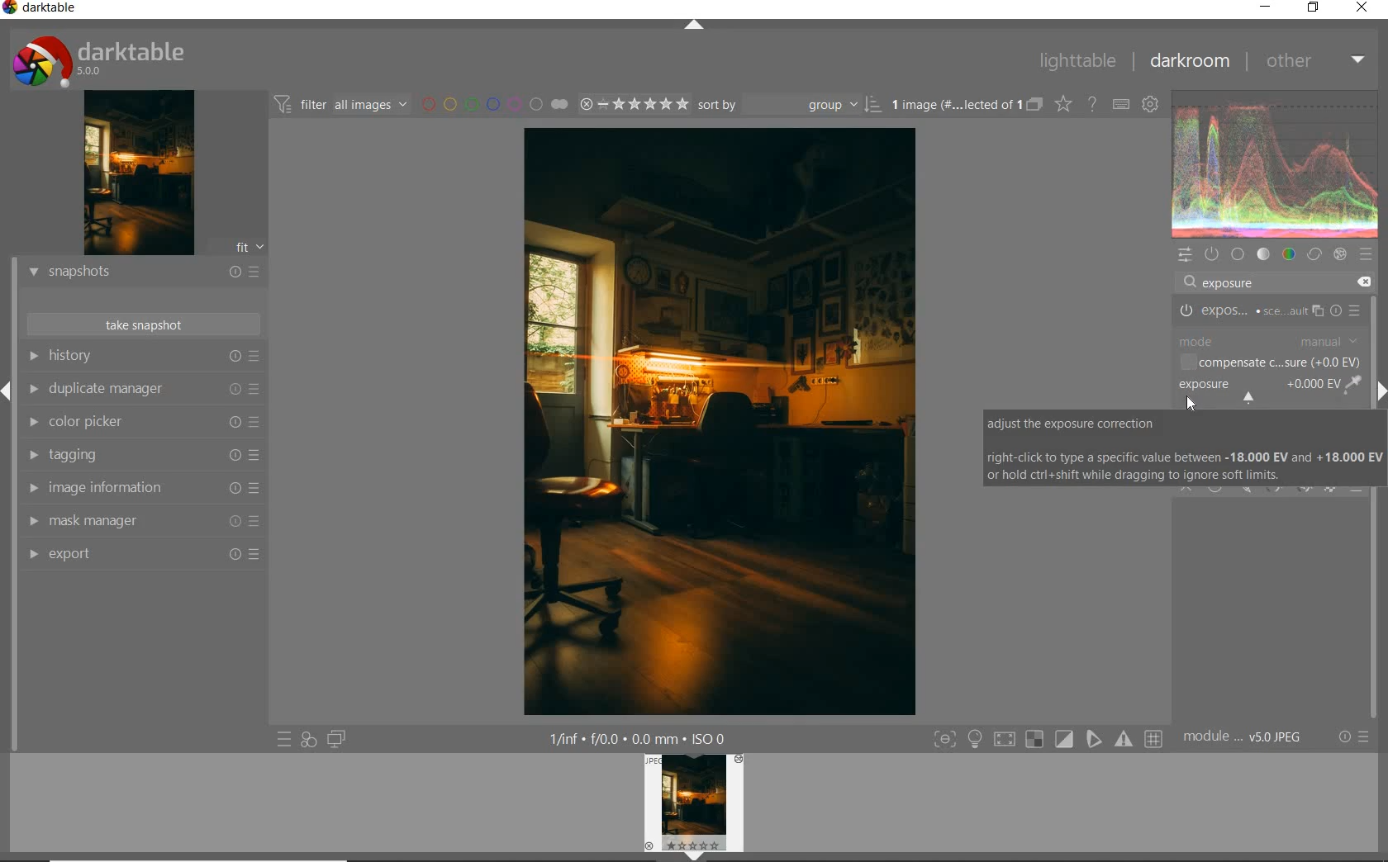  I want to click on other, so click(1316, 60).